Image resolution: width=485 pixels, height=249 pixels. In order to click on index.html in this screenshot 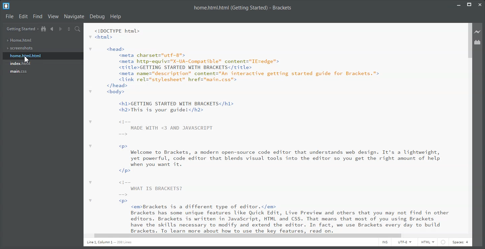, I will do `click(20, 64)`.